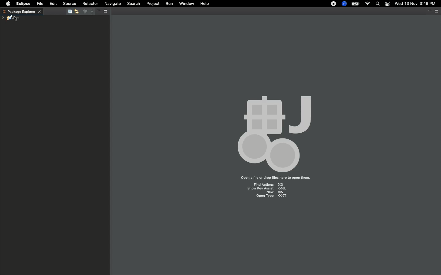 This screenshot has height=275, width=441. Describe the element at coordinates (53, 3) in the screenshot. I see `Edit` at that location.